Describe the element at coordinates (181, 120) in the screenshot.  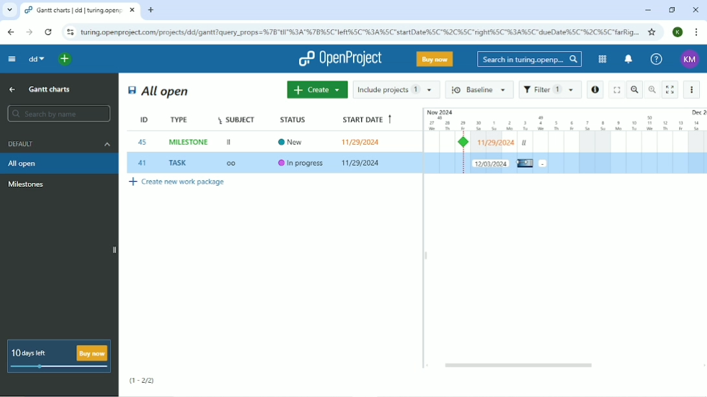
I see `Type` at that location.